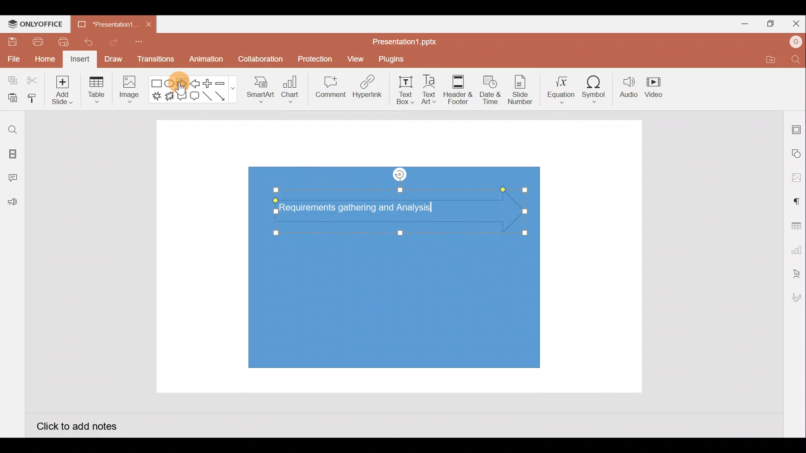 The image size is (806, 453). I want to click on Image, so click(128, 91).